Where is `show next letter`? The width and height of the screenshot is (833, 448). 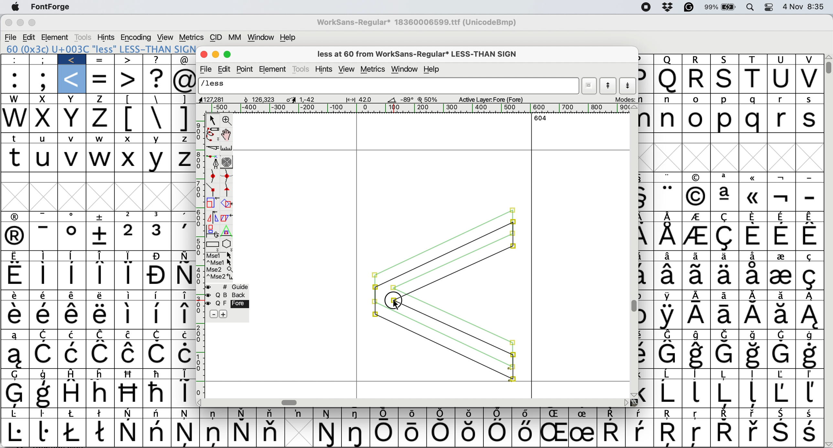
show next letter is located at coordinates (629, 86).